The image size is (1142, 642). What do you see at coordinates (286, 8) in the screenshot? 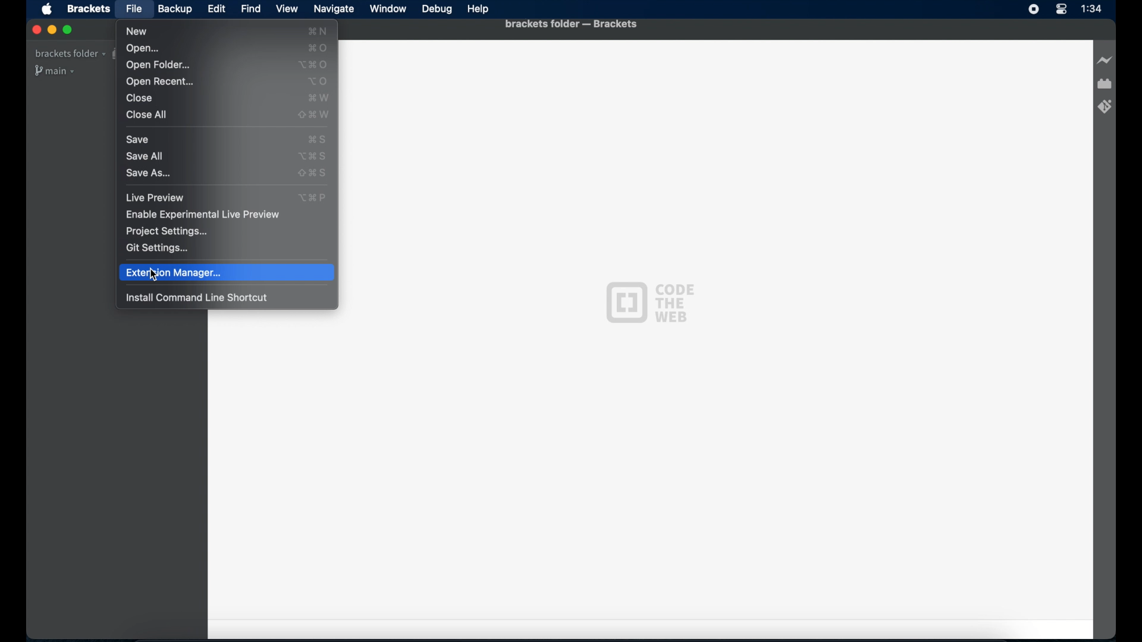
I see `View` at bounding box center [286, 8].